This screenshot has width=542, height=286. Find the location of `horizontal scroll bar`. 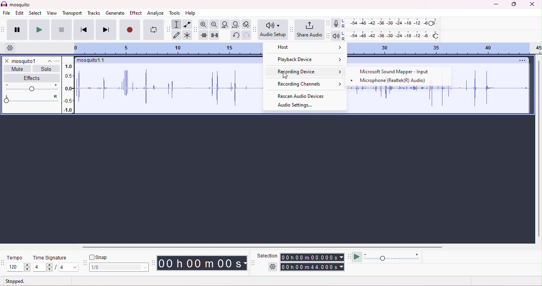

horizontal scroll bar is located at coordinates (262, 247).